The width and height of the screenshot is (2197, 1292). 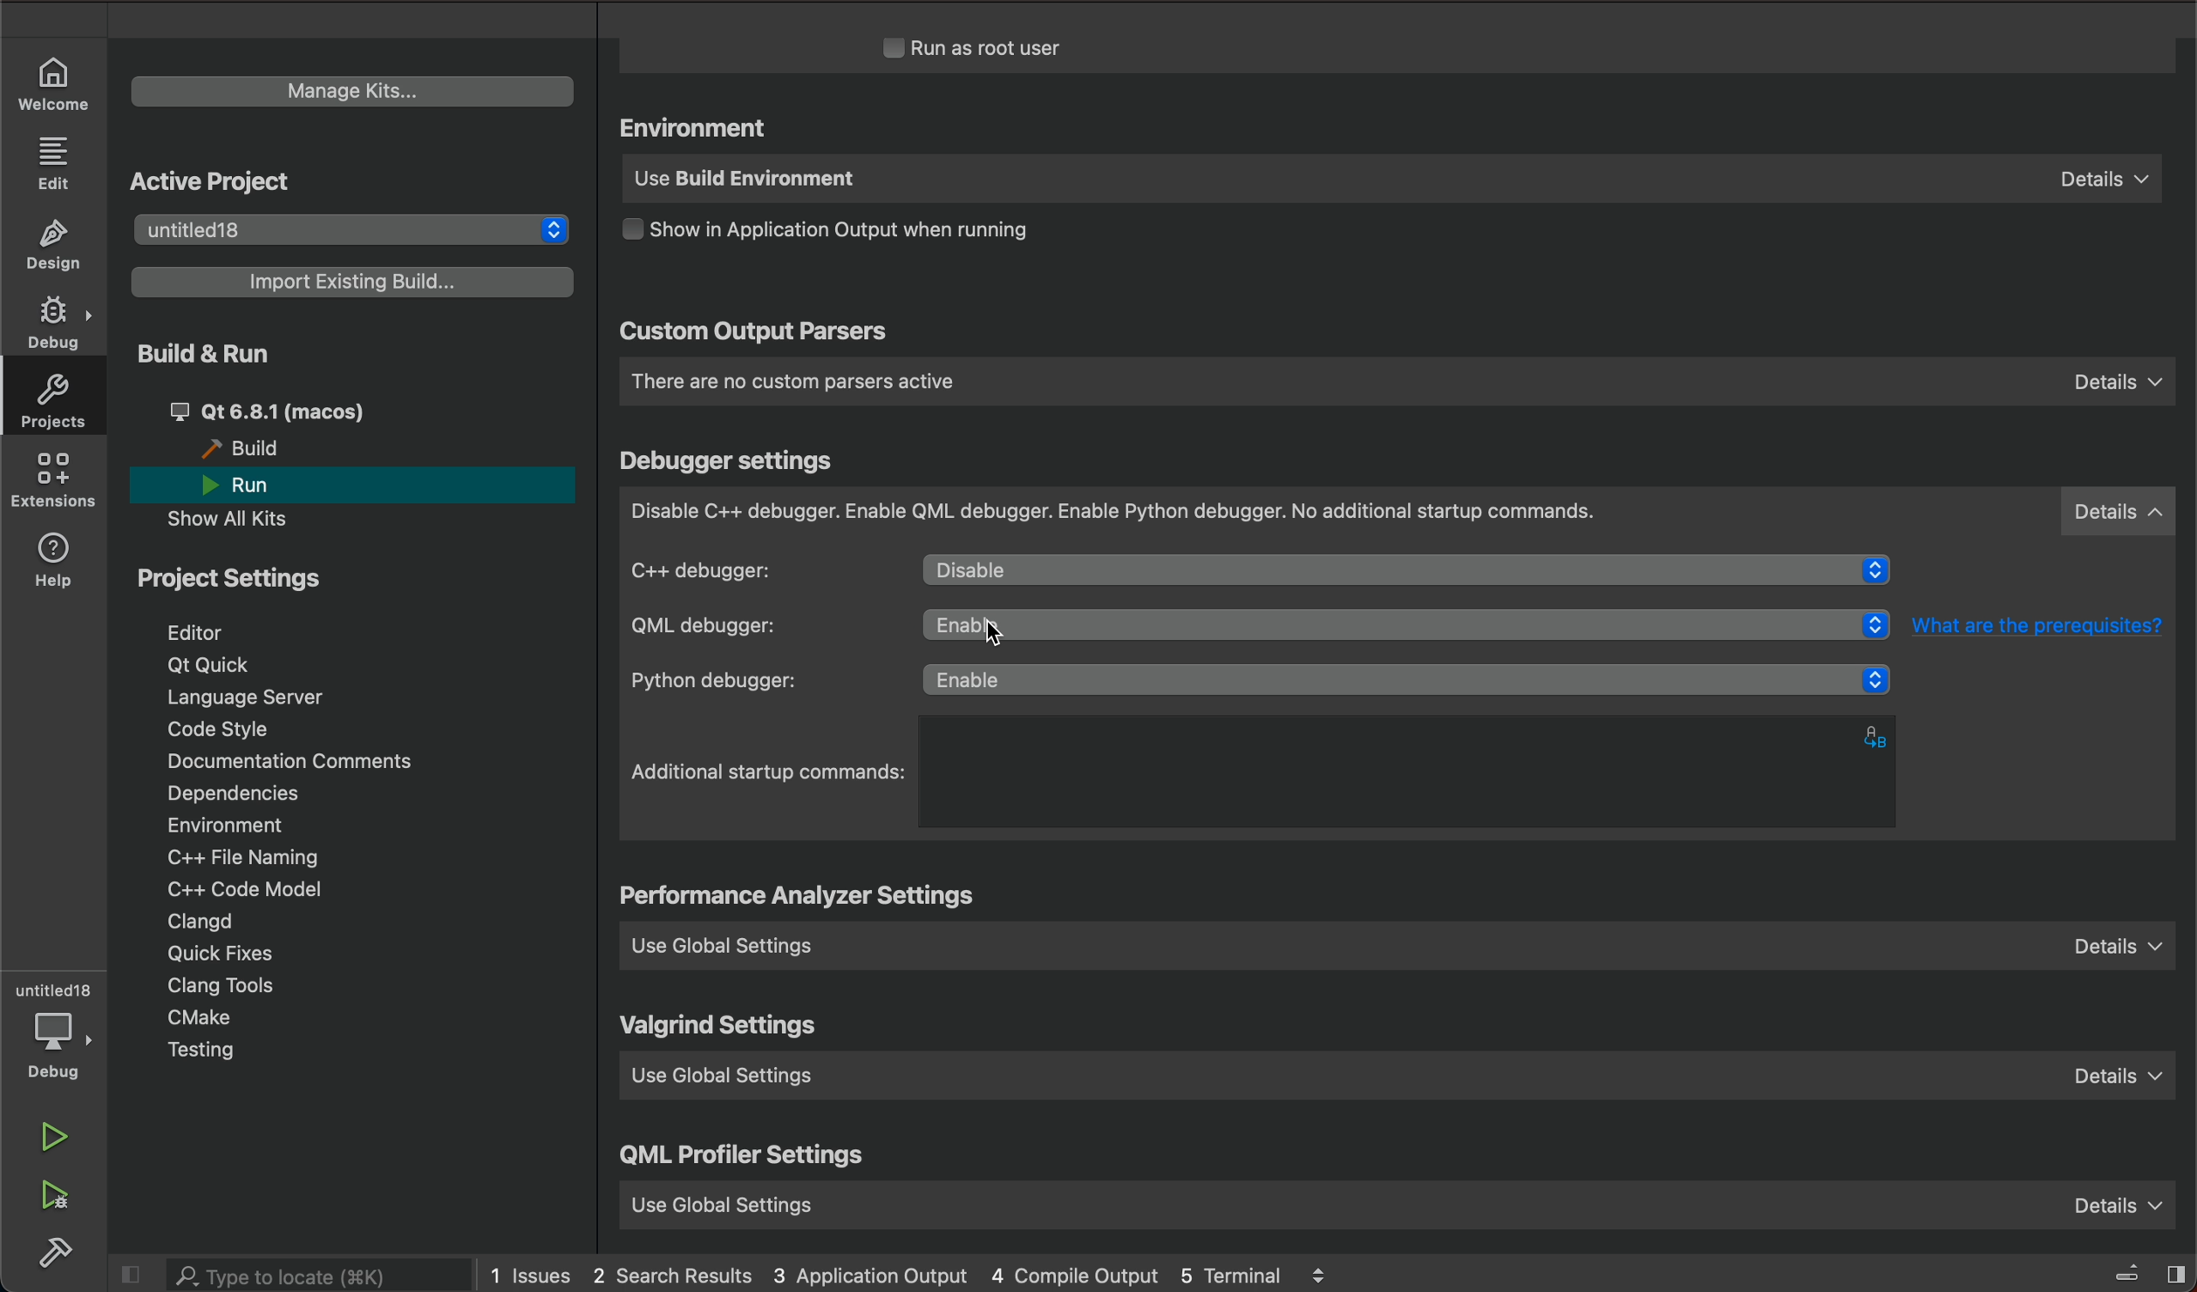 What do you see at coordinates (211, 181) in the screenshot?
I see `active project` at bounding box center [211, 181].